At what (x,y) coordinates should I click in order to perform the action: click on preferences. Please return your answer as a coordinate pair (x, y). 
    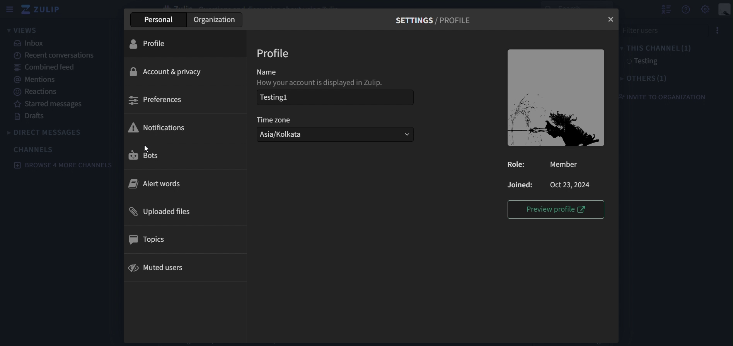
    Looking at the image, I should click on (158, 100).